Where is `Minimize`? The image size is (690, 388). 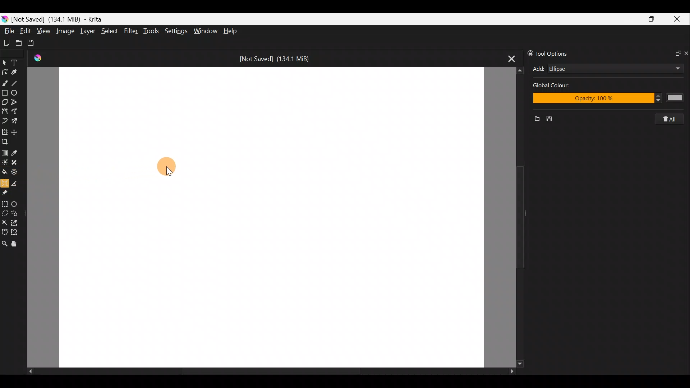 Minimize is located at coordinates (627, 19).